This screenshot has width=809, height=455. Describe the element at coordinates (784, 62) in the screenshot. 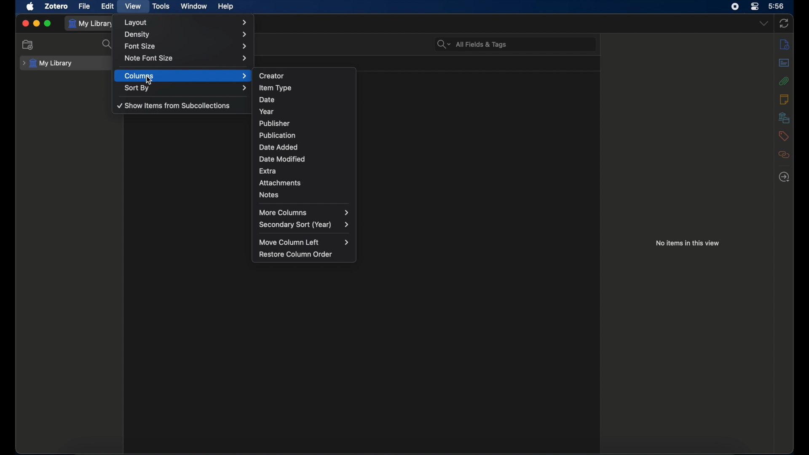

I see `abstract` at that location.